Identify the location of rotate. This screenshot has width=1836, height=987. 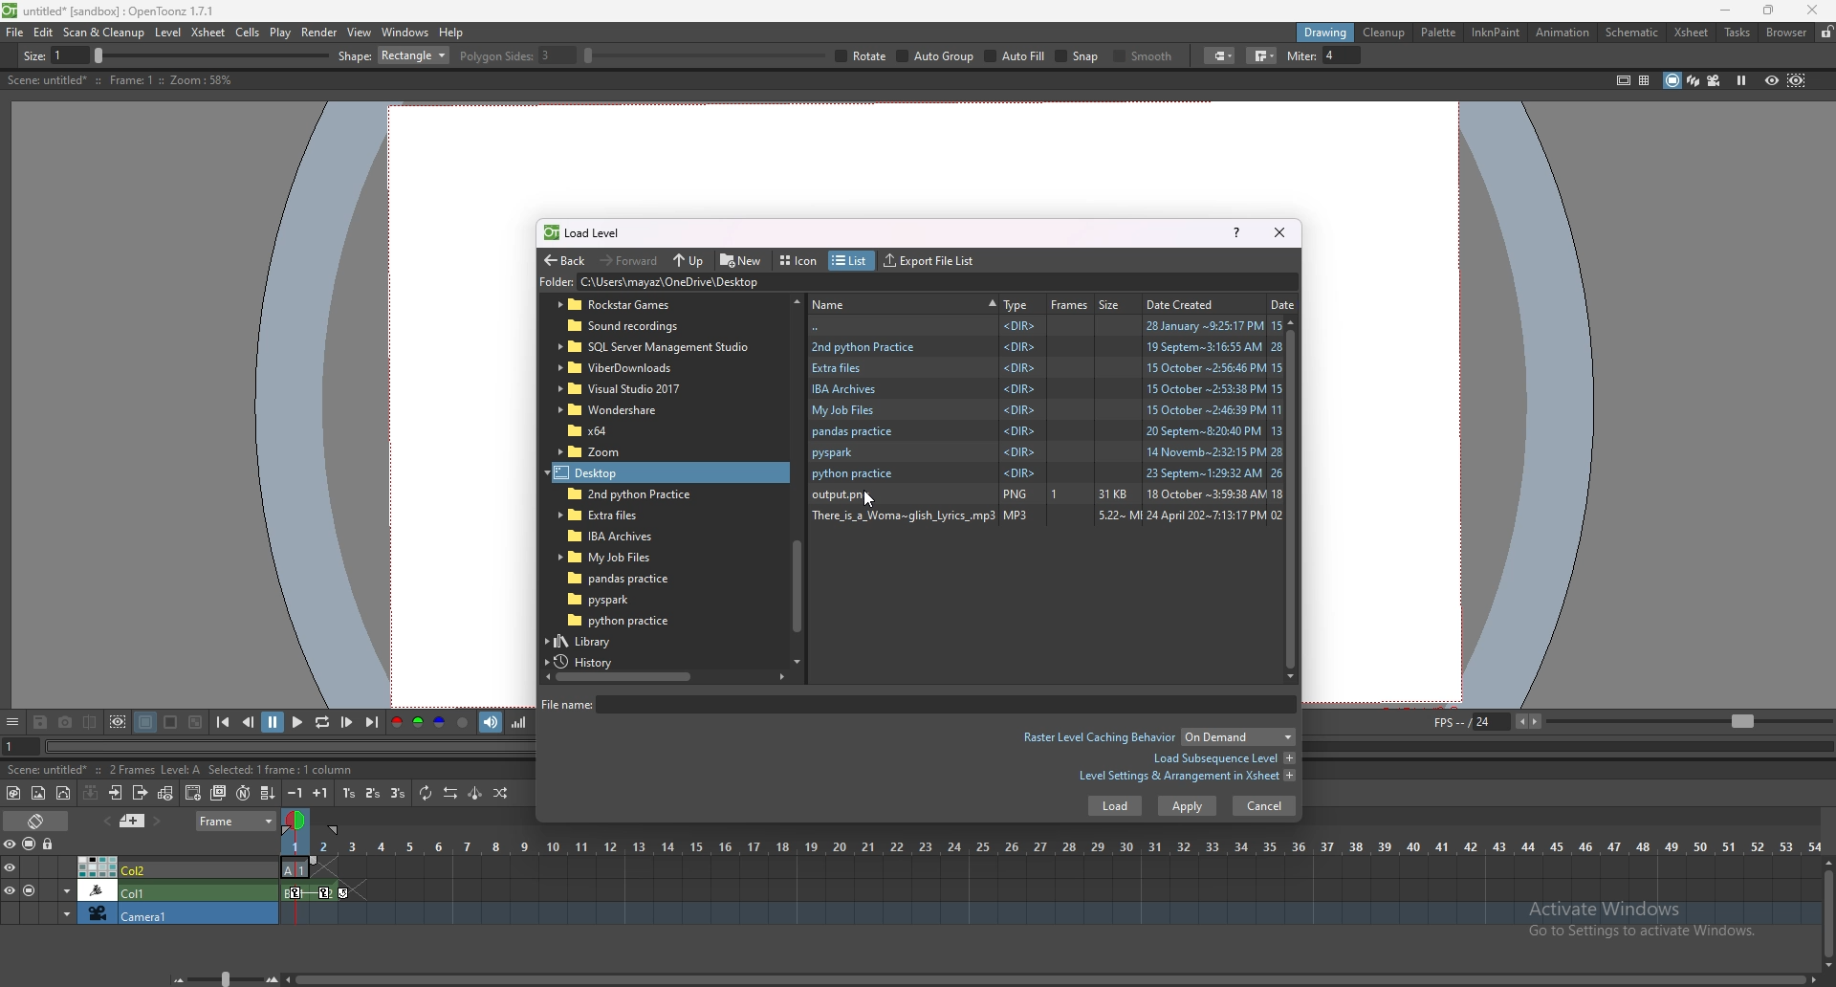
(1247, 56).